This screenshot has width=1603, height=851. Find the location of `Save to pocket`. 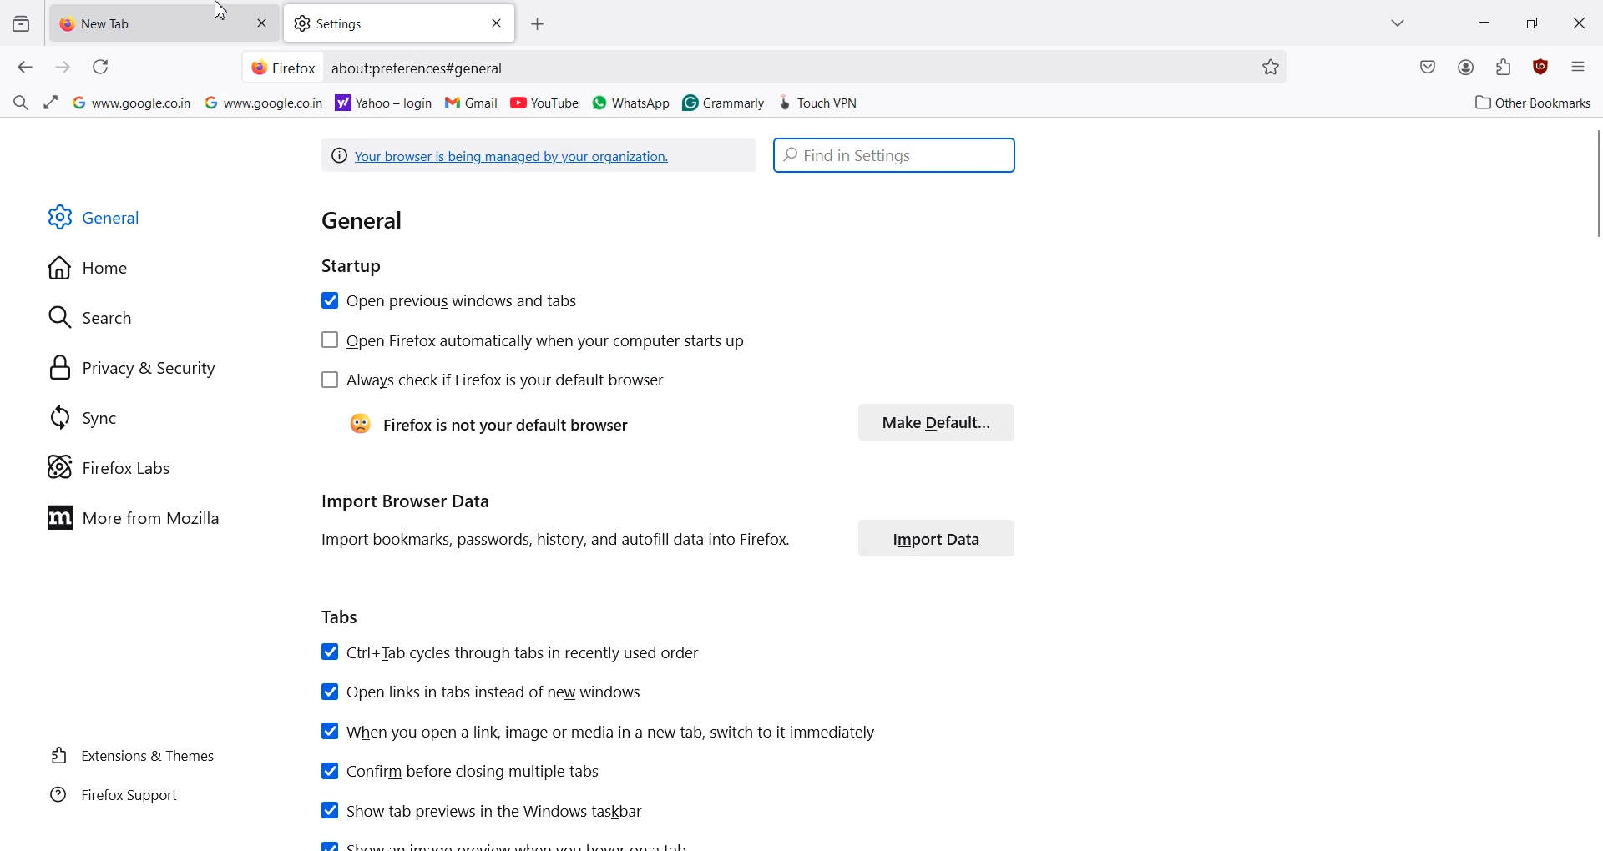

Save to pocket is located at coordinates (1428, 68).